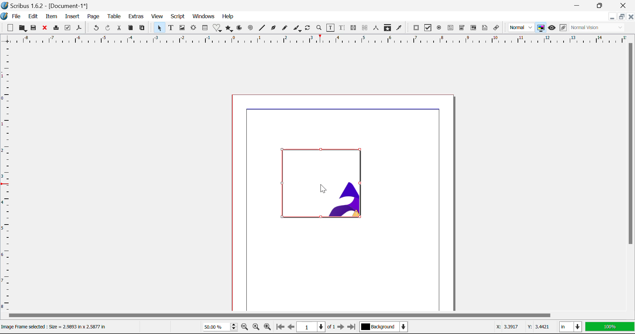 Image resolution: width=635 pixels, height=334 pixels. Describe the element at coordinates (171, 28) in the screenshot. I see `Text Frame` at that location.